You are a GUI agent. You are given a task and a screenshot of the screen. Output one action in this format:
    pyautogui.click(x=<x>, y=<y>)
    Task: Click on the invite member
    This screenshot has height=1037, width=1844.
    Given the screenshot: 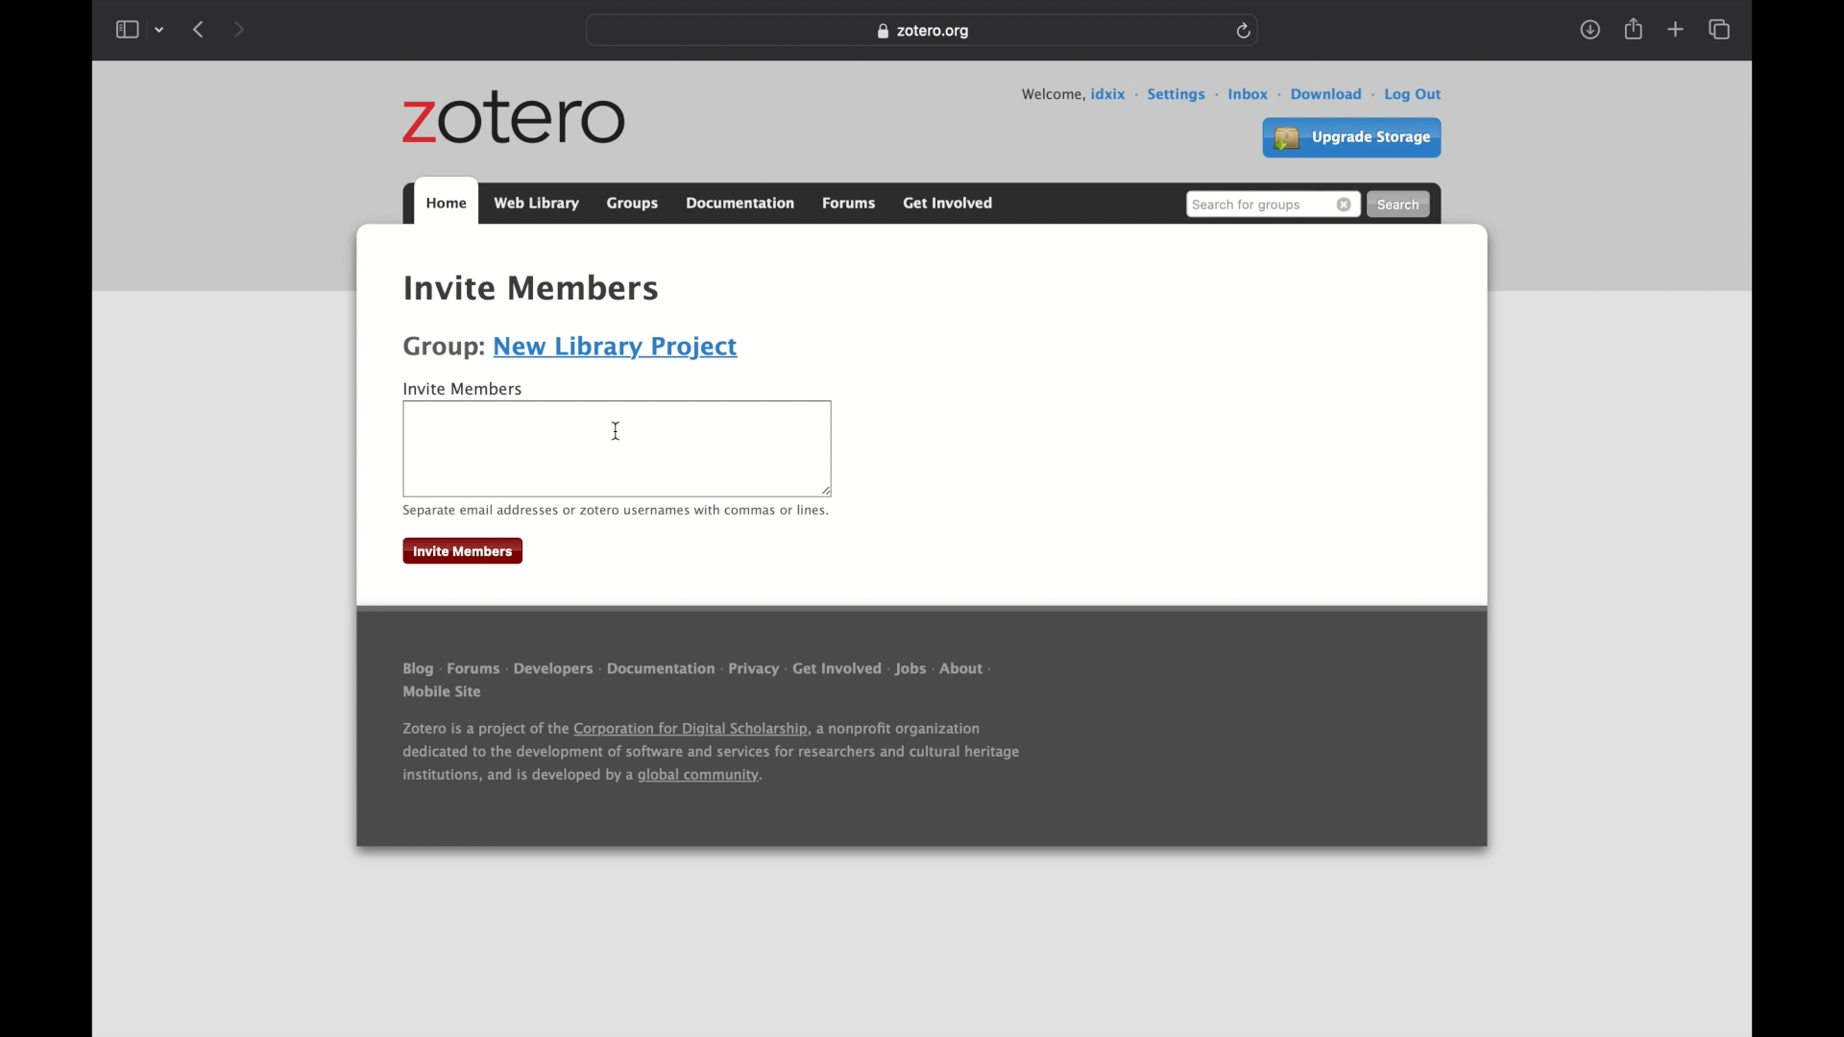 What is the action you would take?
    pyautogui.click(x=464, y=389)
    